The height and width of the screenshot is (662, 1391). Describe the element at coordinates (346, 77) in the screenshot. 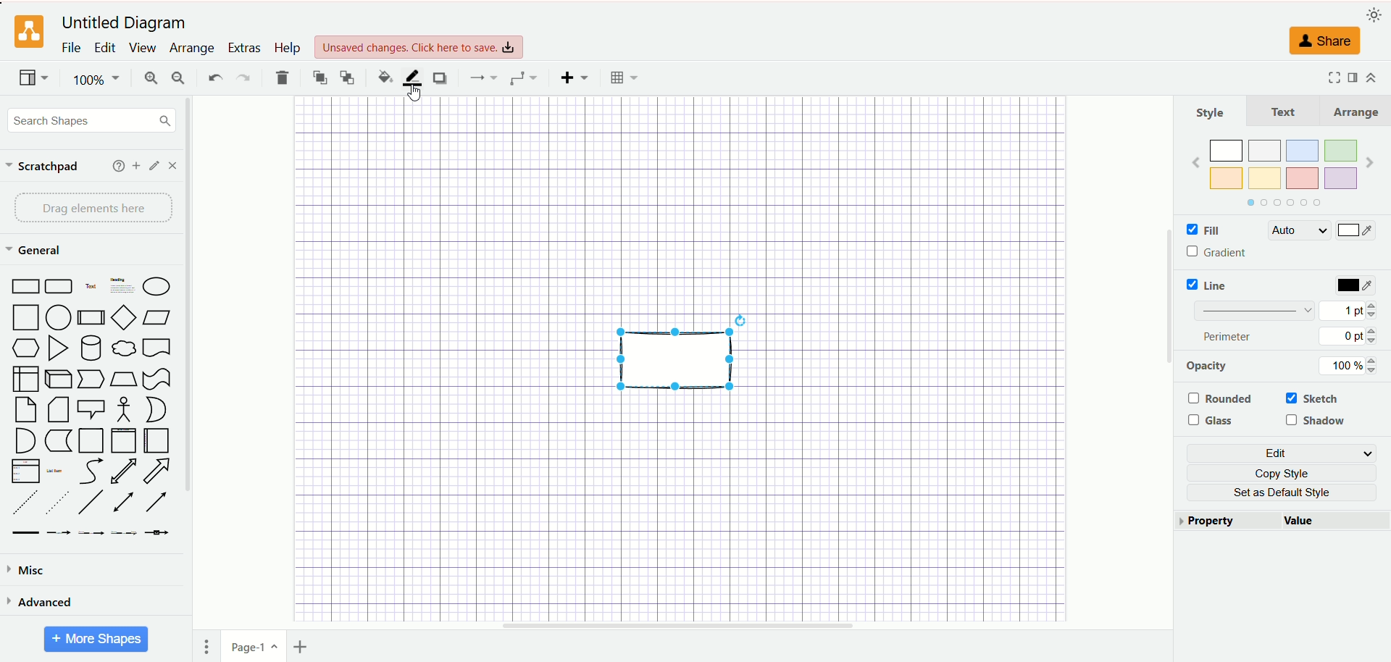

I see `to back` at that location.